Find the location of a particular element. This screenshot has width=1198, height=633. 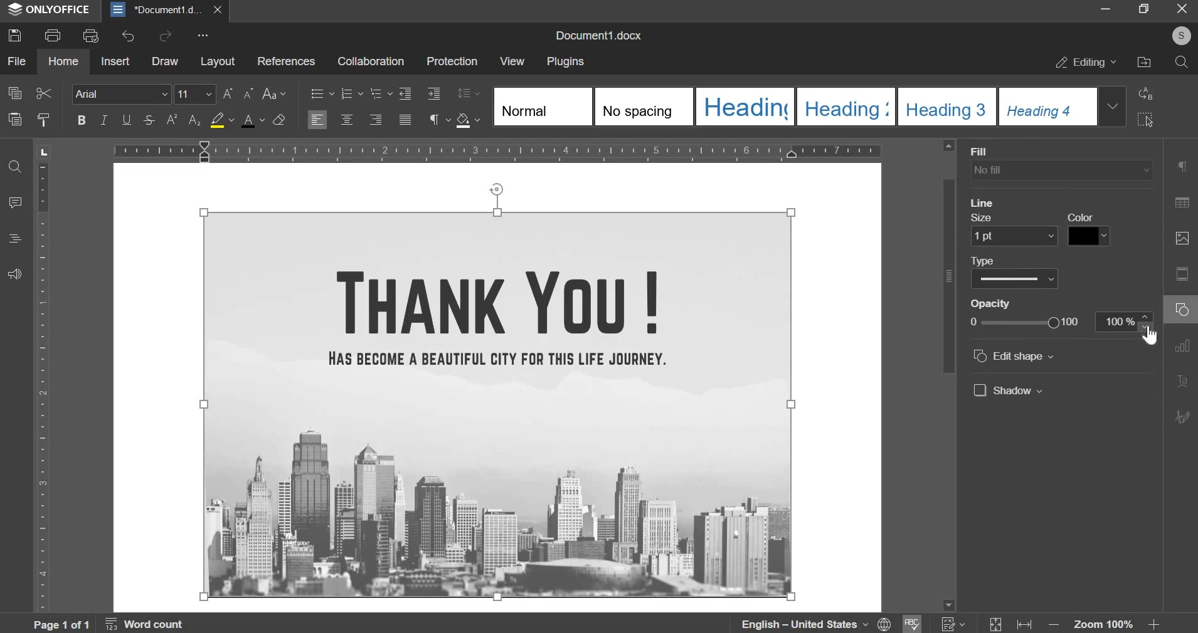

protection is located at coordinates (451, 63).